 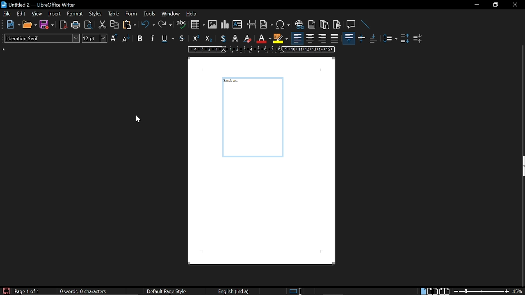 What do you see at coordinates (522, 99) in the screenshot?
I see `vertical scroll bar` at bounding box center [522, 99].